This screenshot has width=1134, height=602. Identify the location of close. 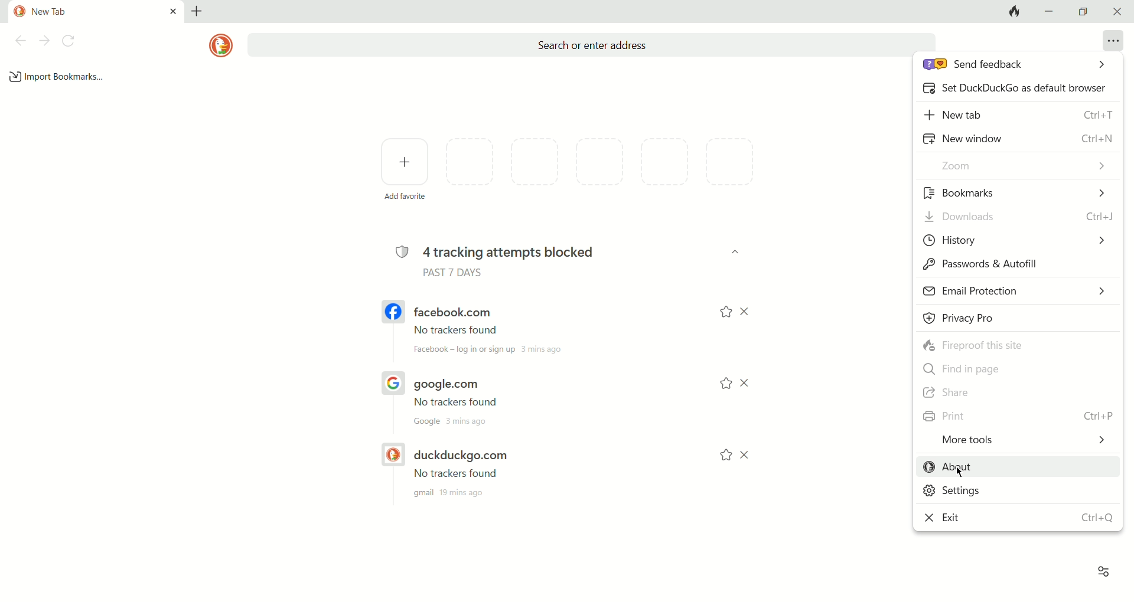
(752, 454).